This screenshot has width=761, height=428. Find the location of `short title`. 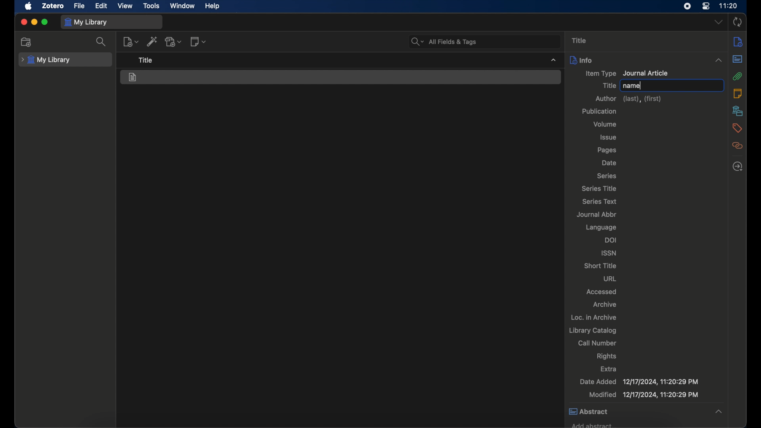

short title is located at coordinates (600, 266).